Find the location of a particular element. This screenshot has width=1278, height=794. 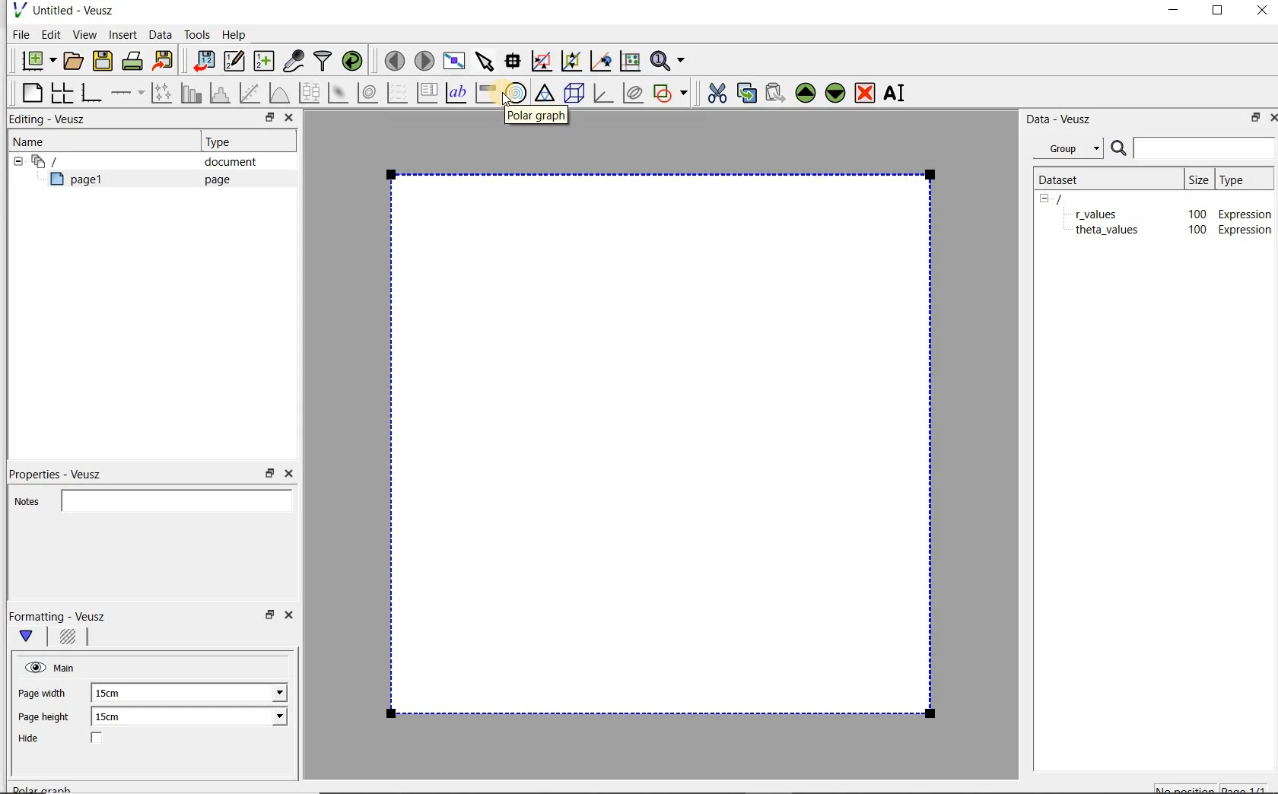

3d scene is located at coordinates (575, 94).